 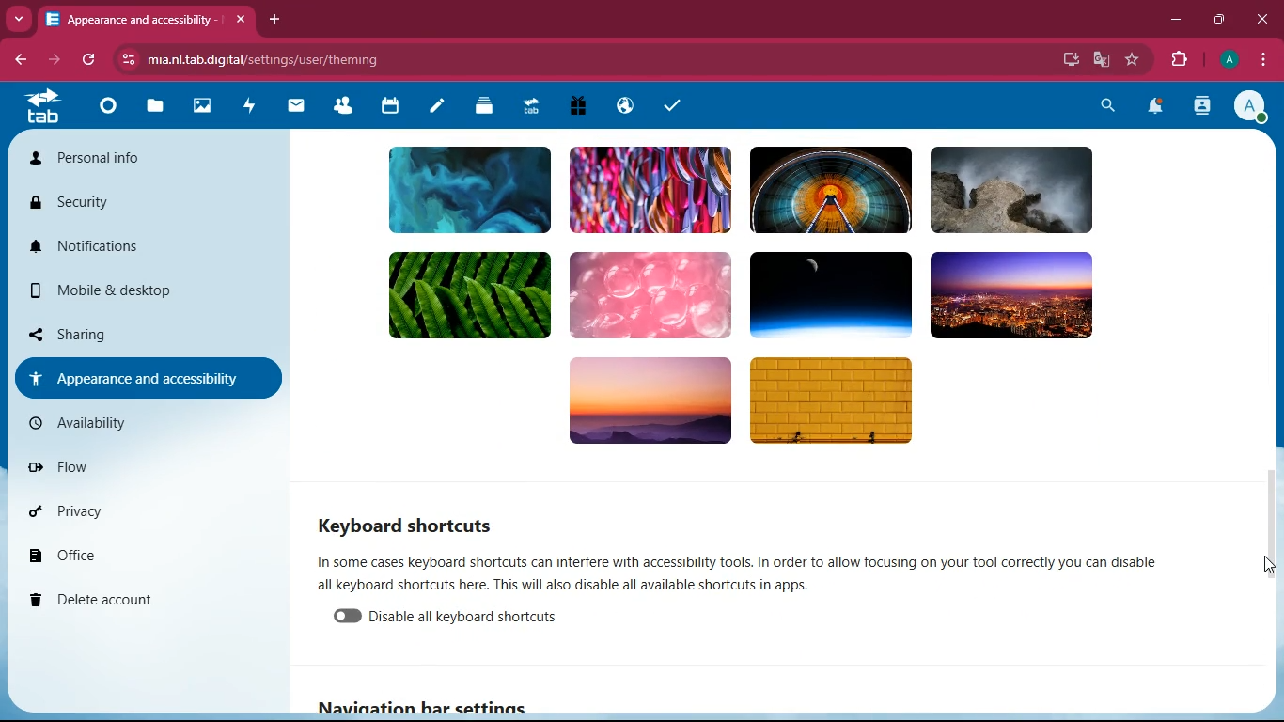 What do you see at coordinates (1225, 59) in the screenshot?
I see `profile` at bounding box center [1225, 59].